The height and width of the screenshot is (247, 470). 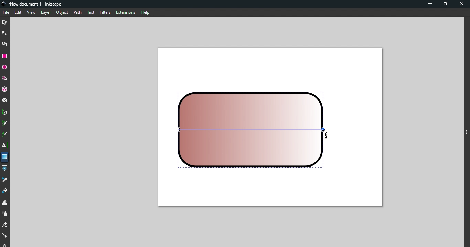 I want to click on Pen tool, so click(x=5, y=113).